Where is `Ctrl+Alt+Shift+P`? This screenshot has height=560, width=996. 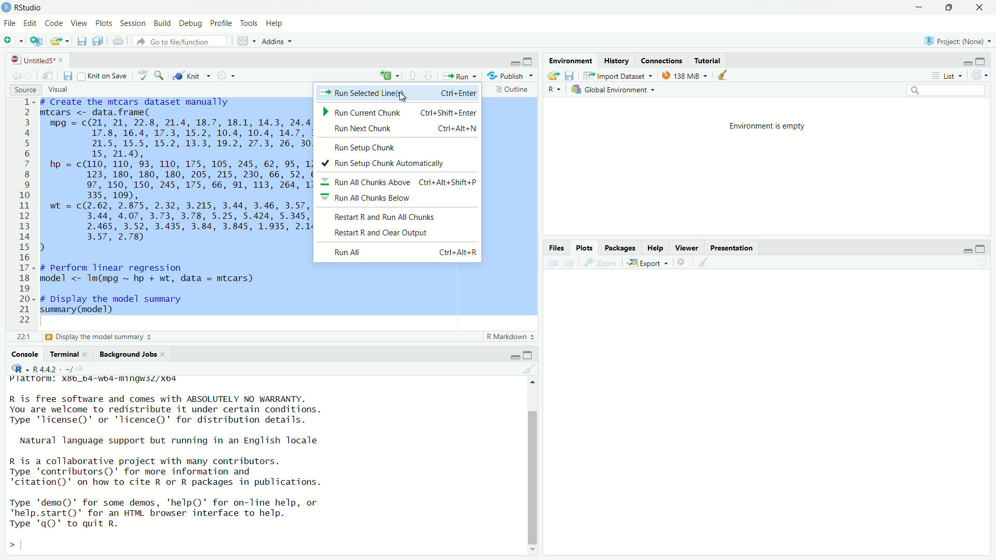 Ctrl+Alt+Shift+P is located at coordinates (449, 183).